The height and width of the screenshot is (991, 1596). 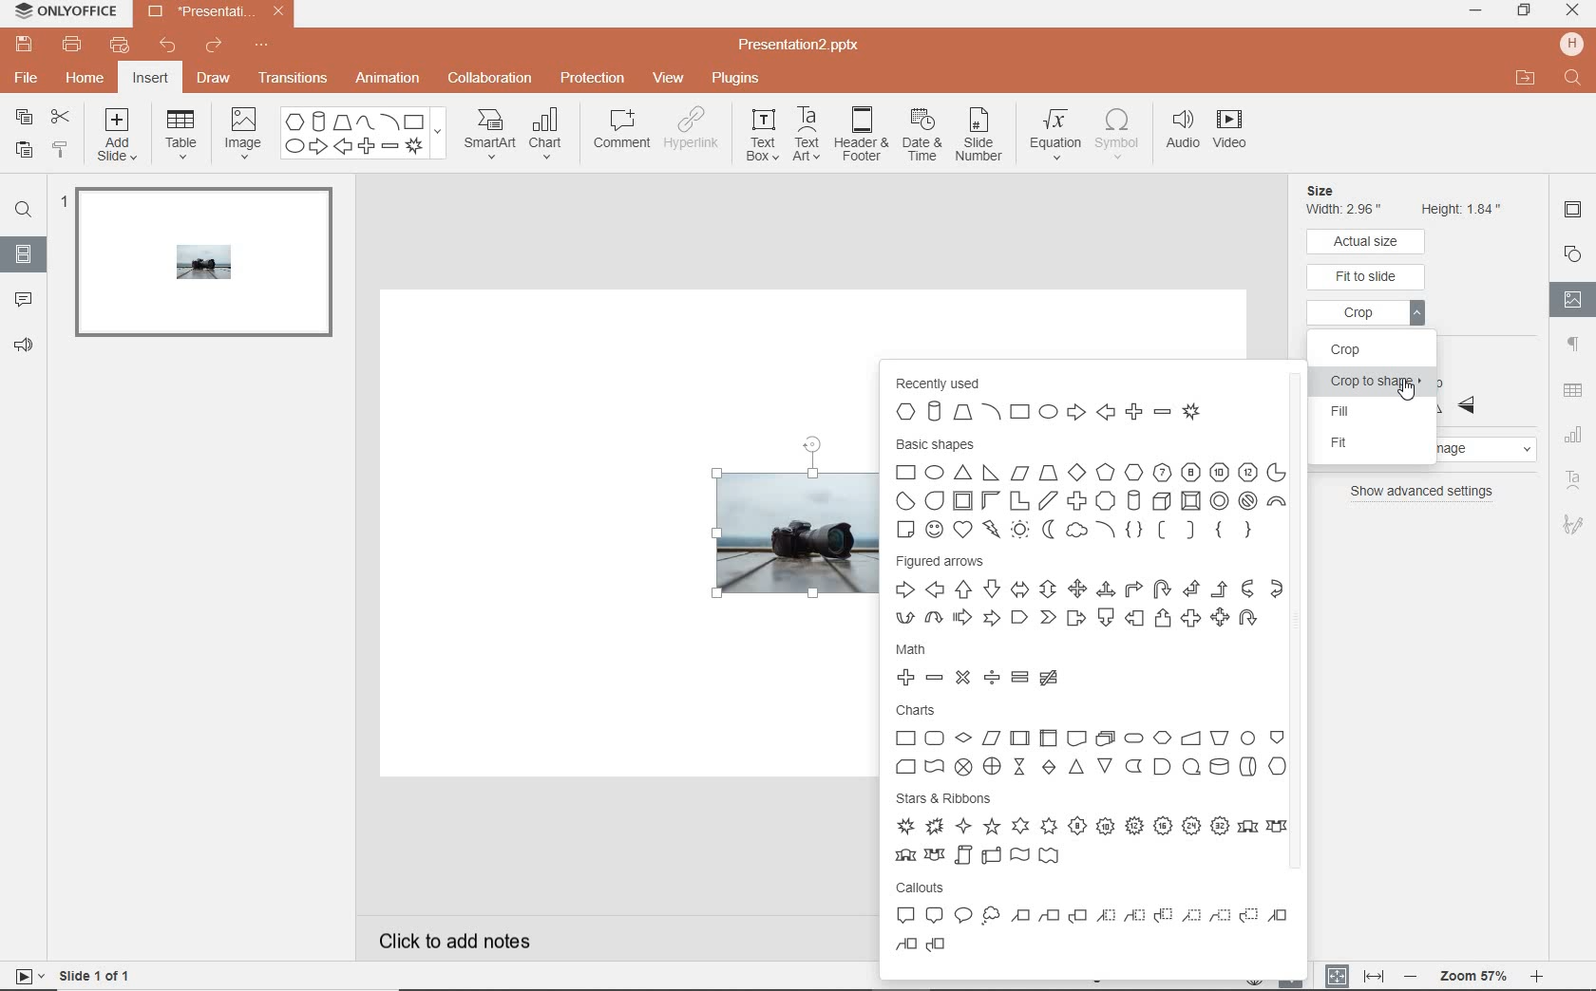 I want to click on Presentation2.pptx, so click(x=816, y=43).